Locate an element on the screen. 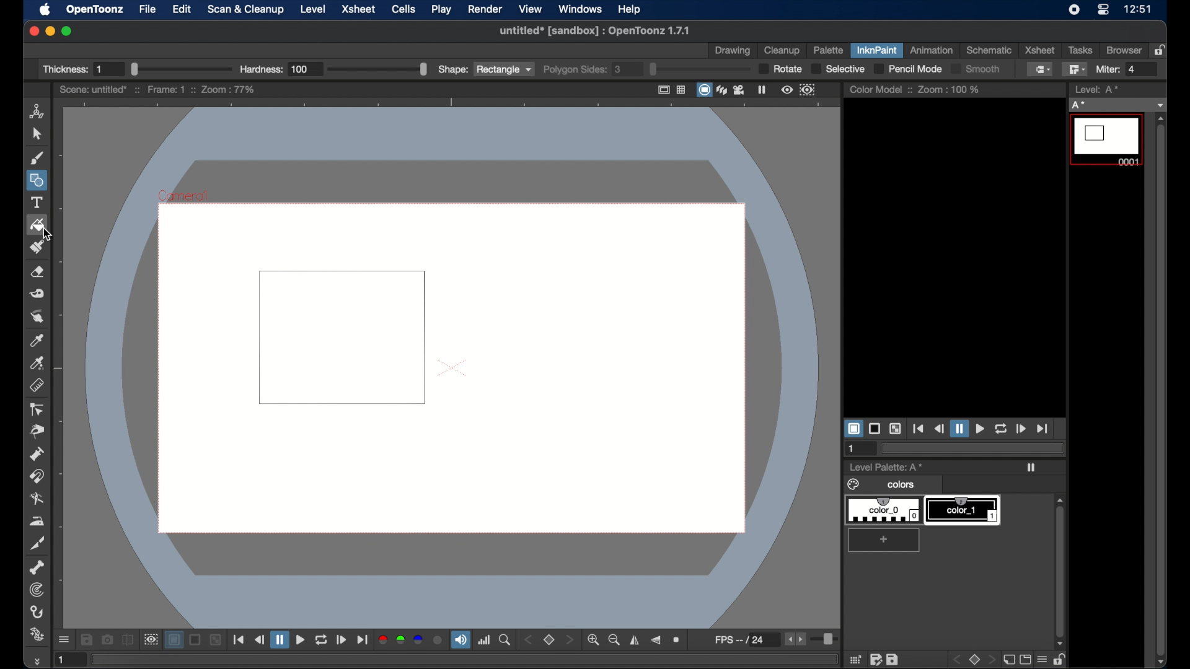 This screenshot has width=1190, height=669. skeleton tool is located at coordinates (37, 568).